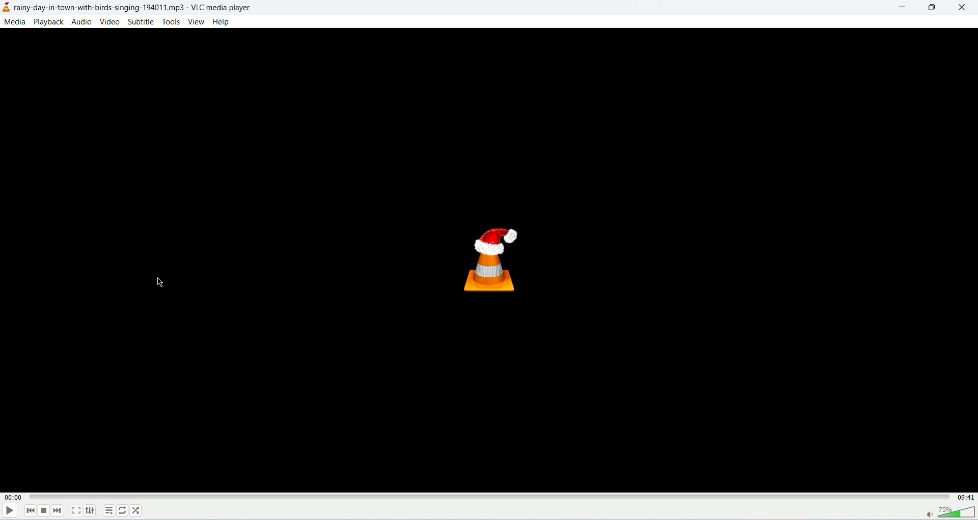 The width and height of the screenshot is (978, 520). Describe the element at coordinates (196, 22) in the screenshot. I see `view` at that location.